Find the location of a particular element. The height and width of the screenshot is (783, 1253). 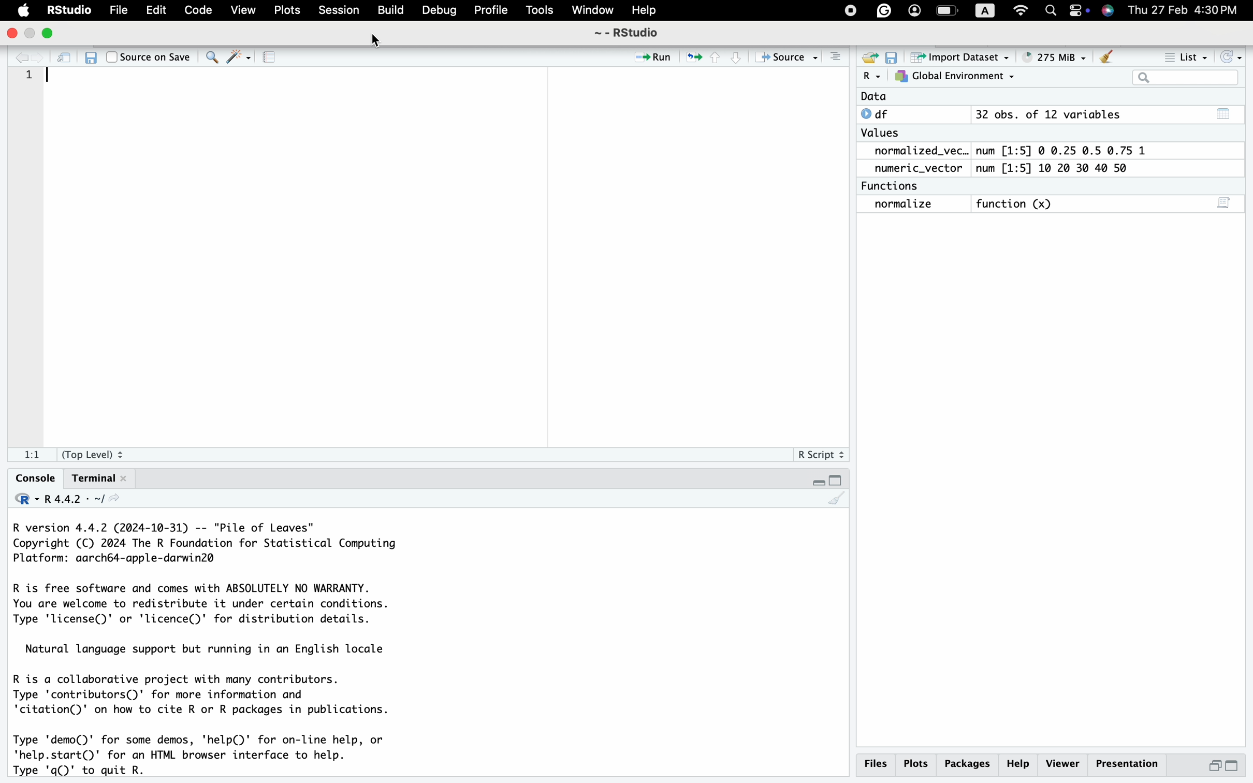

profile is located at coordinates (914, 10).